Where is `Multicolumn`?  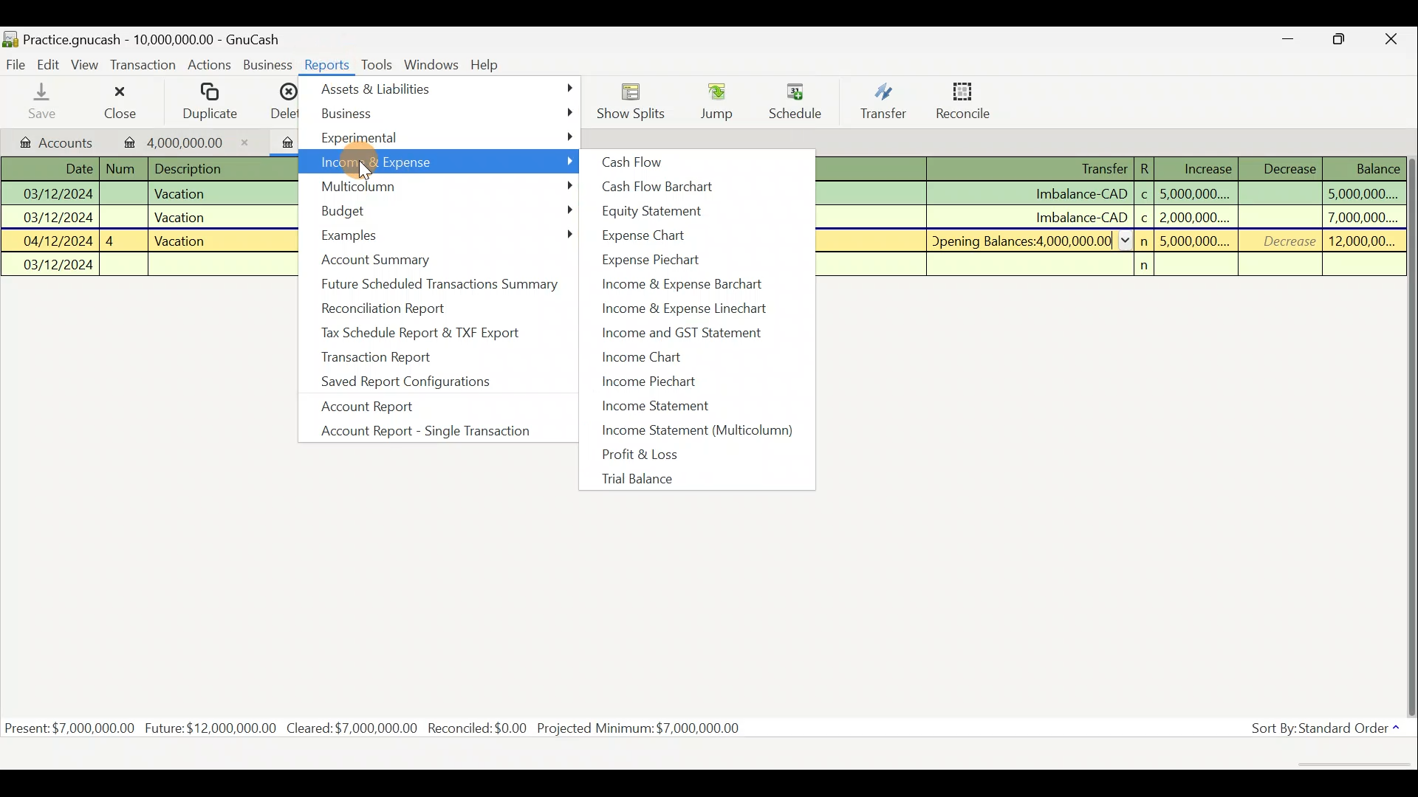
Multicolumn is located at coordinates (445, 184).